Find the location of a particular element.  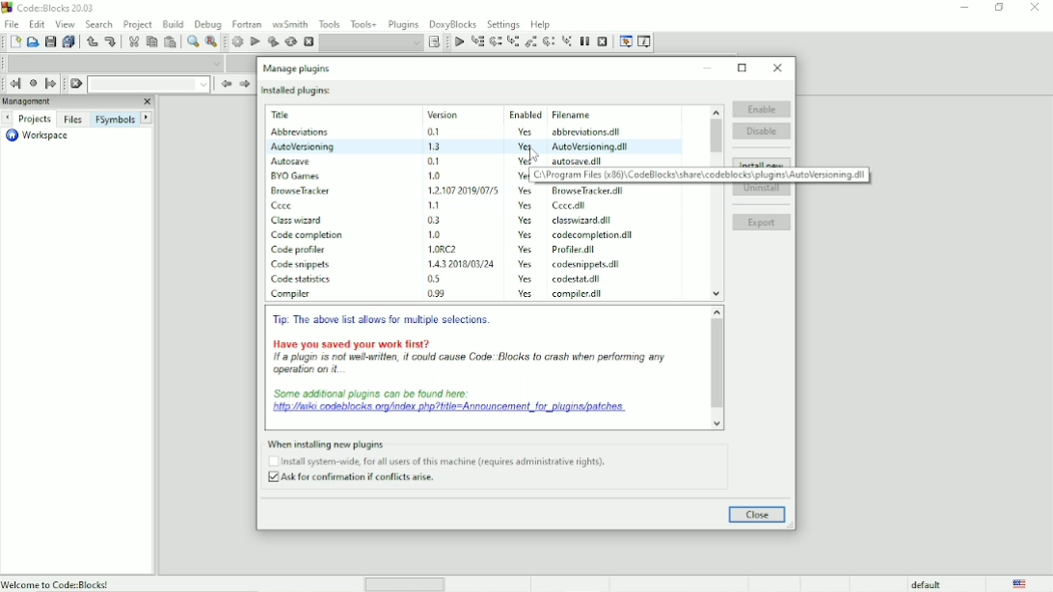

Restore down is located at coordinates (742, 67).